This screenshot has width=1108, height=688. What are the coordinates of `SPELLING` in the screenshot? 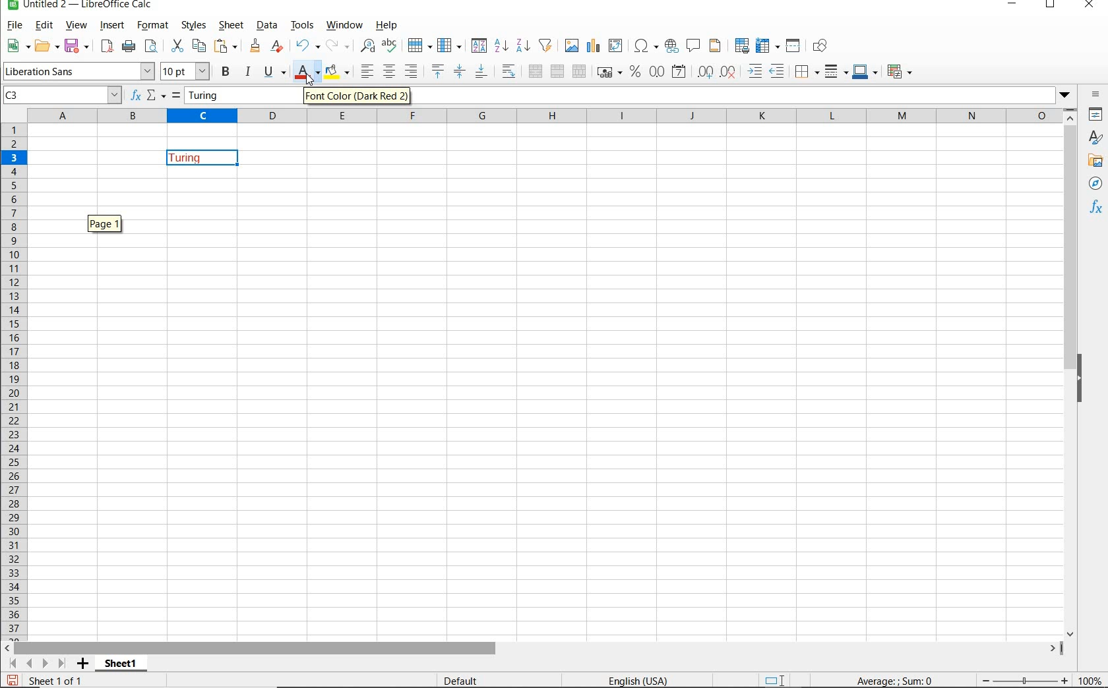 It's located at (390, 45).